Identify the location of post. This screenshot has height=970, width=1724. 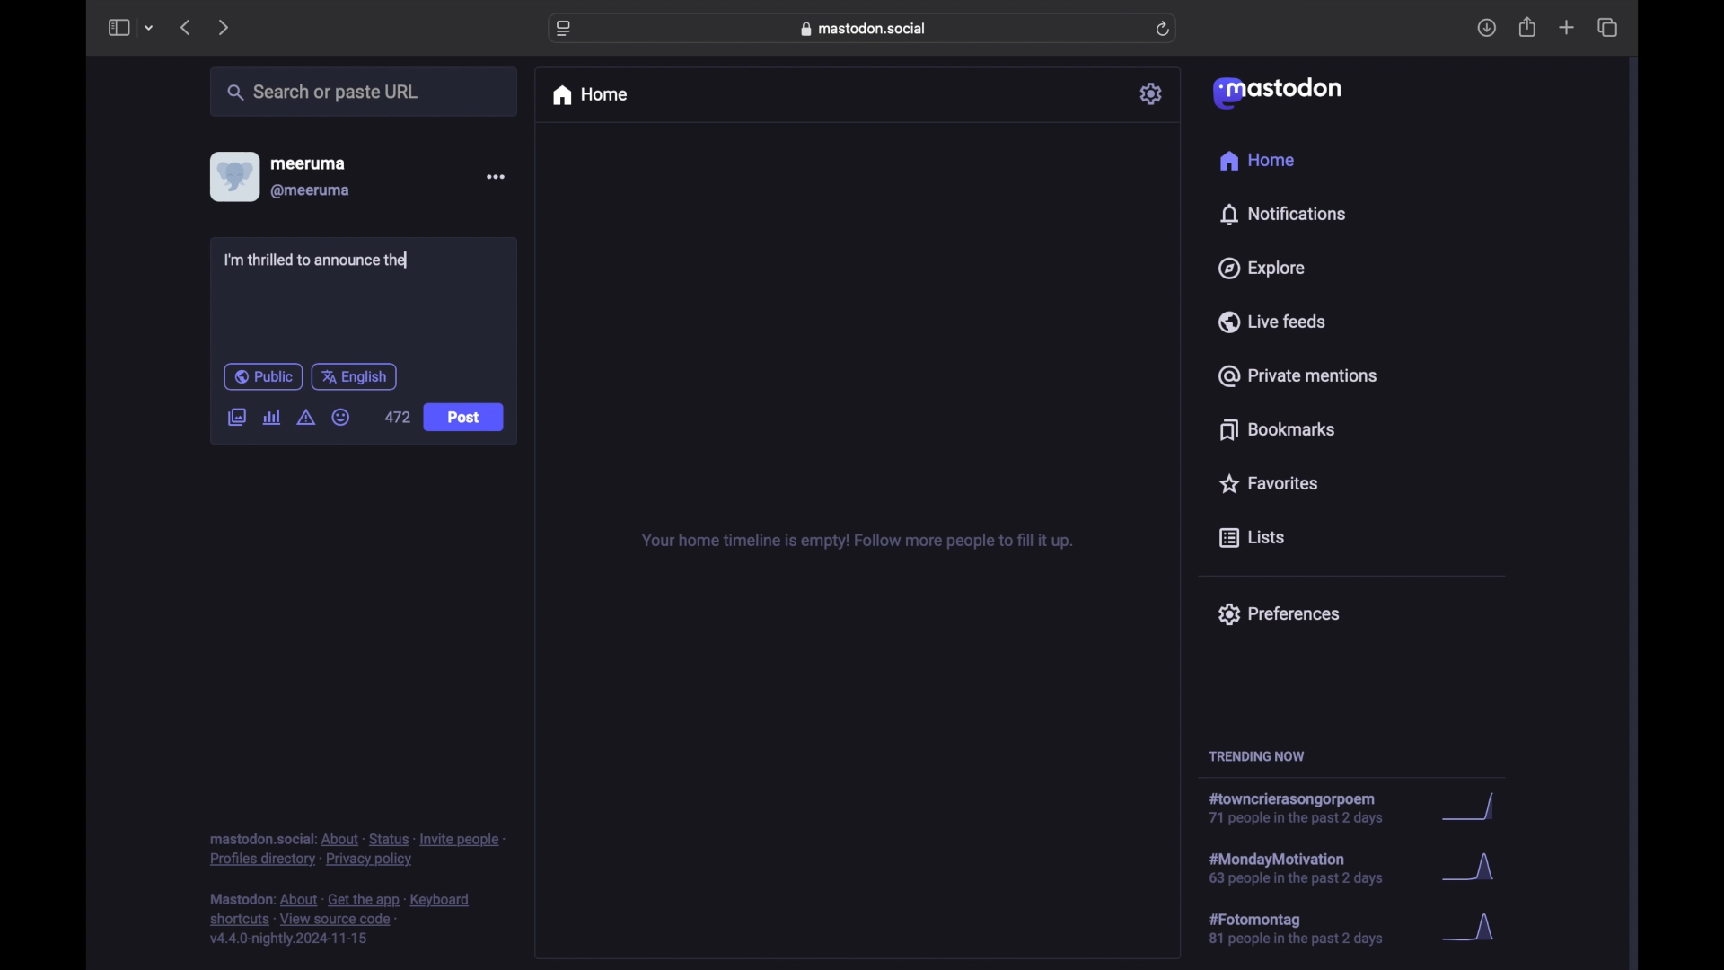
(463, 418).